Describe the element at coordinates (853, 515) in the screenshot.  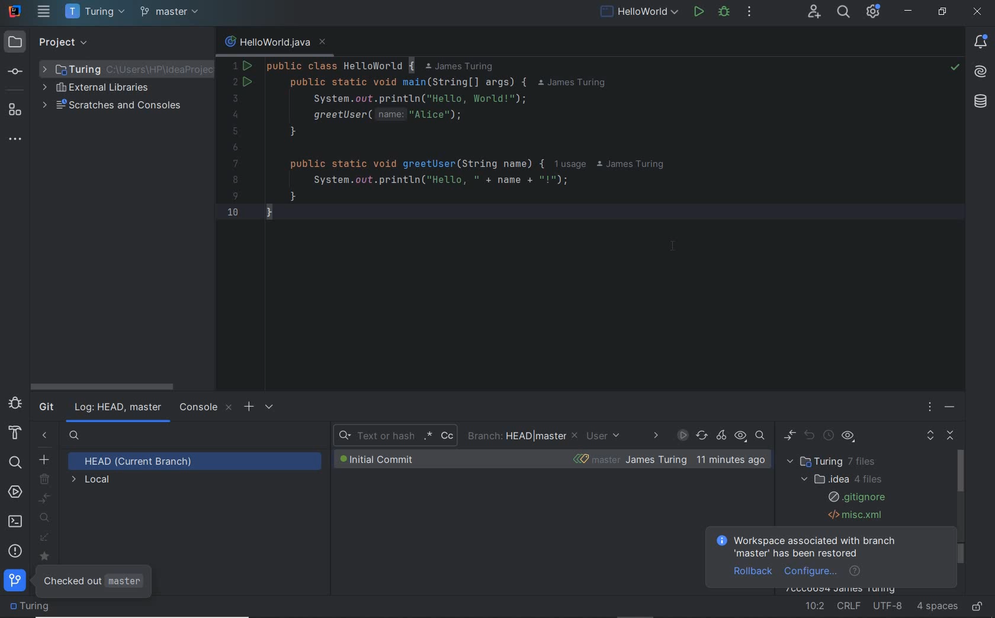
I see `.misc.xml` at that location.